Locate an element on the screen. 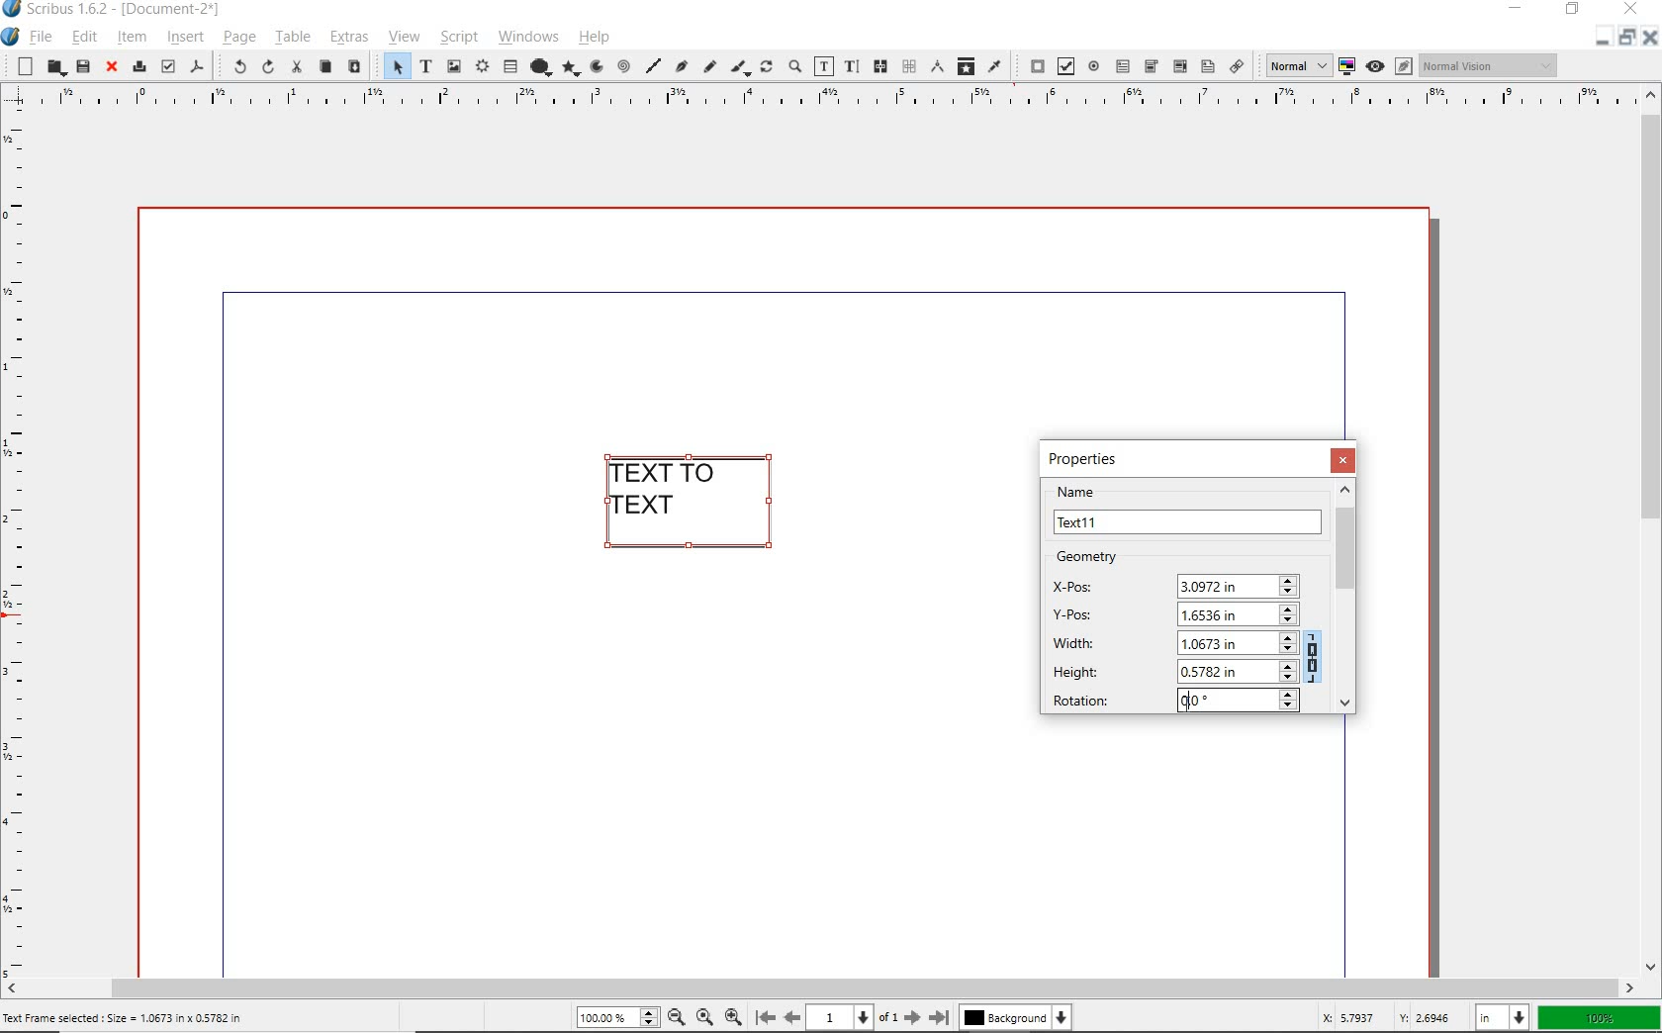 Image resolution: width=1662 pixels, height=1033 pixels. close is located at coordinates (1651, 43).